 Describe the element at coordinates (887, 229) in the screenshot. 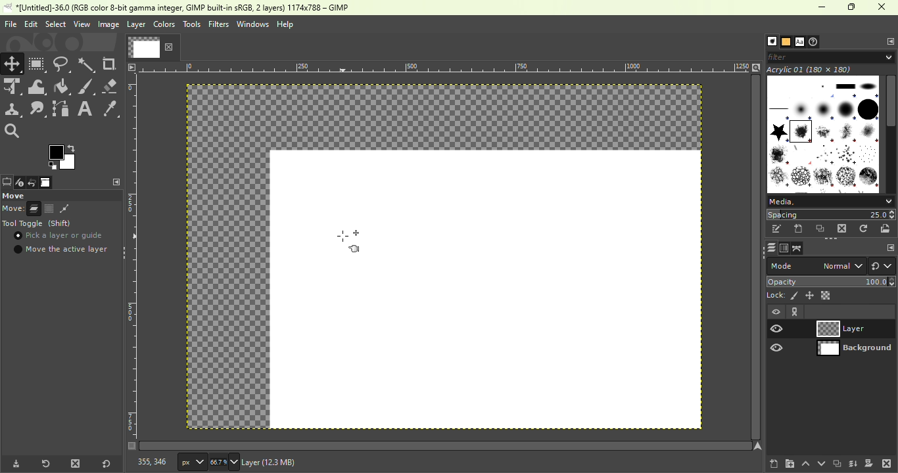

I see `Open brush as image` at that location.